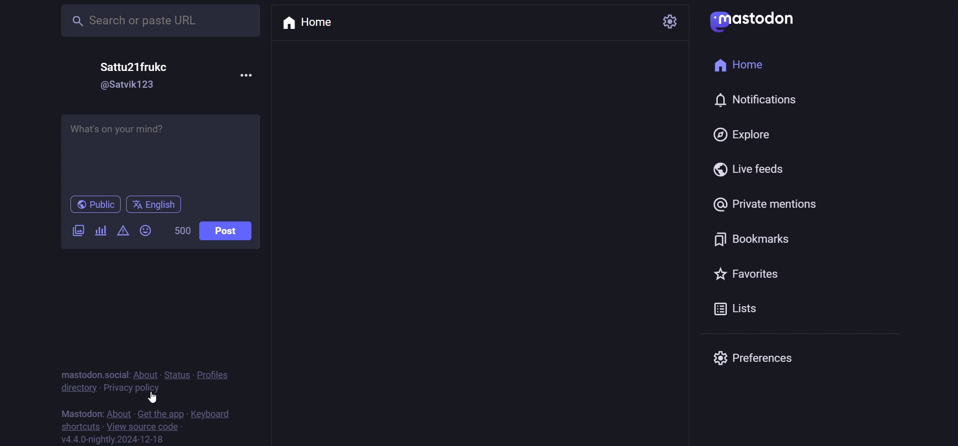 The width and height of the screenshot is (958, 446). What do you see at coordinates (148, 373) in the screenshot?
I see `about` at bounding box center [148, 373].